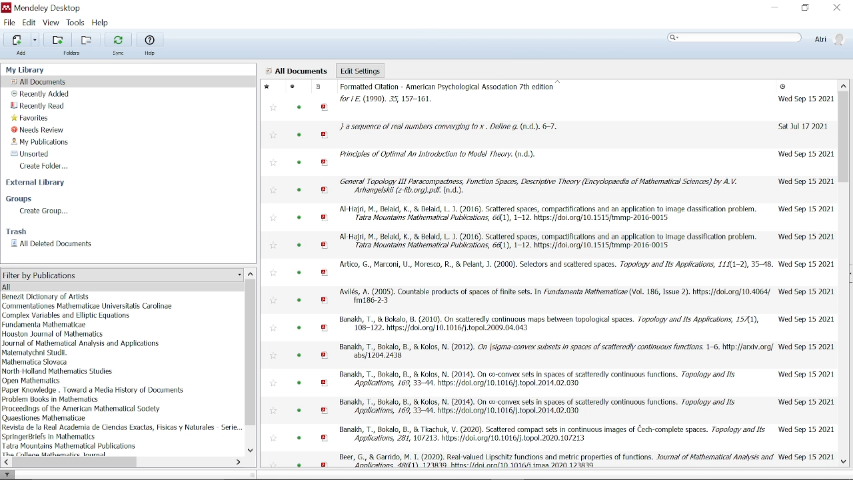  What do you see at coordinates (325, 135) in the screenshot?
I see `pdf` at bounding box center [325, 135].